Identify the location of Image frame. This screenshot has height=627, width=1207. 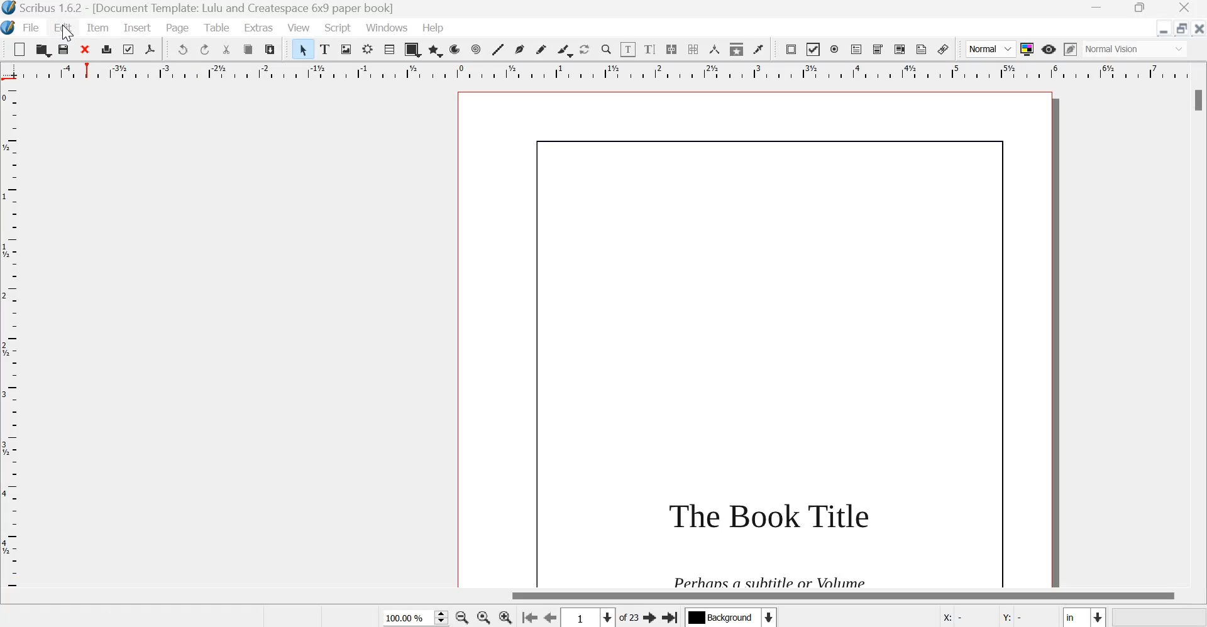
(346, 50).